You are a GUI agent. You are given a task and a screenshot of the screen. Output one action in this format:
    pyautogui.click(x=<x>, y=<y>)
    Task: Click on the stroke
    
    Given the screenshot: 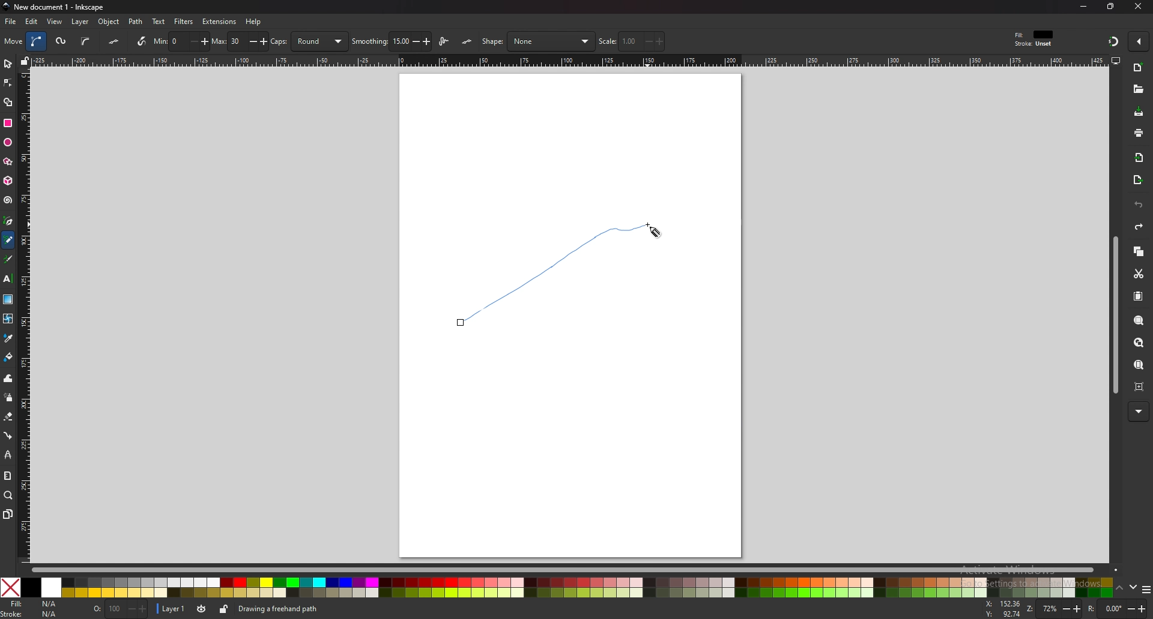 What is the action you would take?
    pyautogui.click(x=32, y=614)
    